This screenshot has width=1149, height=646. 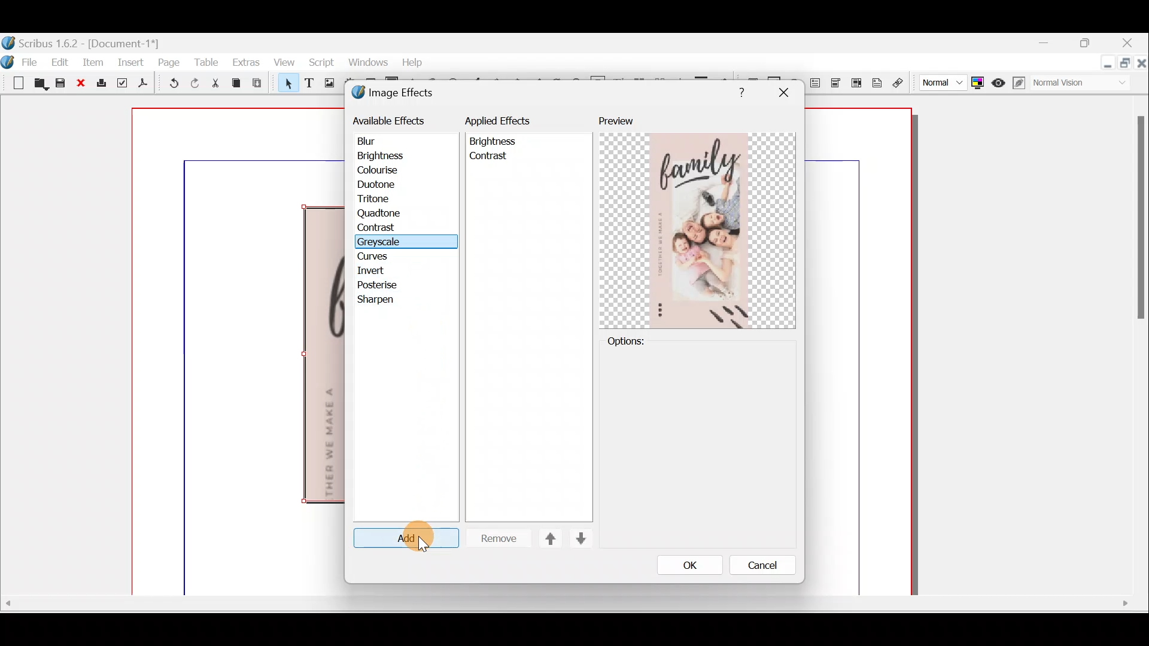 What do you see at coordinates (622, 118) in the screenshot?
I see `Preview` at bounding box center [622, 118].